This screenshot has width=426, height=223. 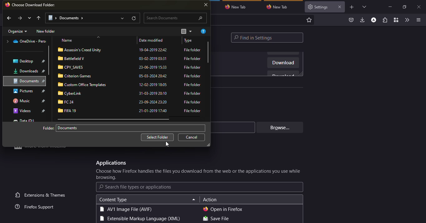 What do you see at coordinates (40, 18) in the screenshot?
I see `go up` at bounding box center [40, 18].